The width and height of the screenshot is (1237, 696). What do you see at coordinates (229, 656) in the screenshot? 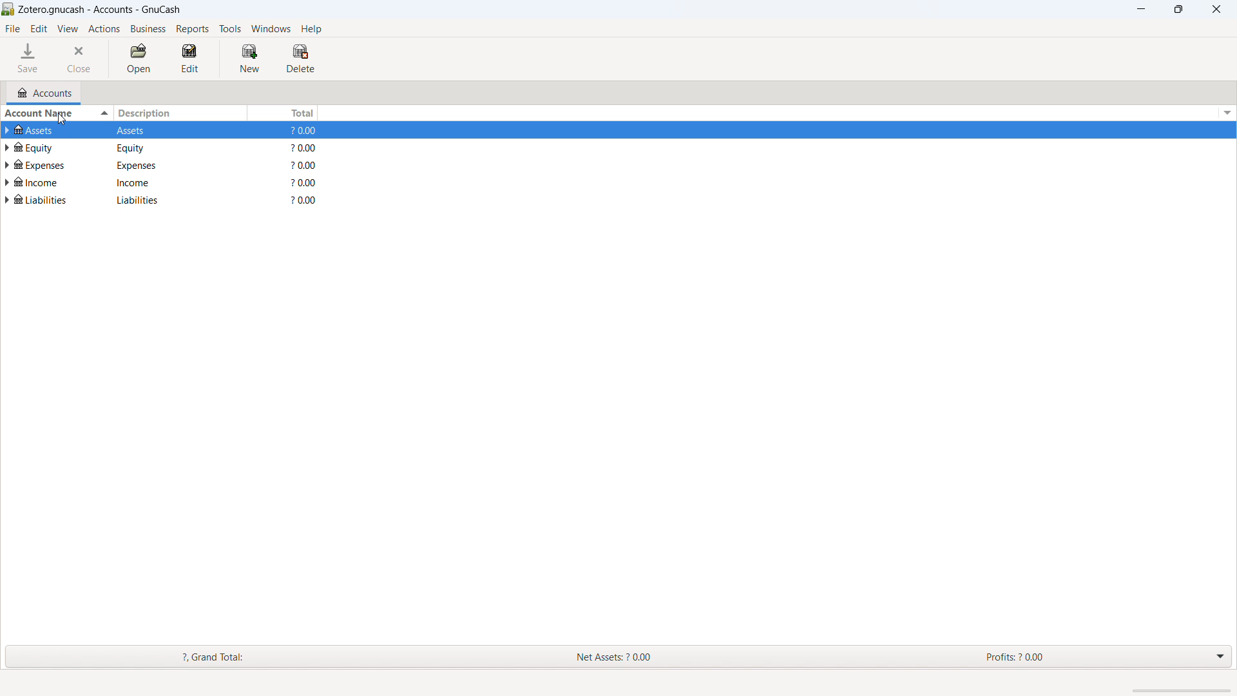
I see `2, Grand Total:` at bounding box center [229, 656].